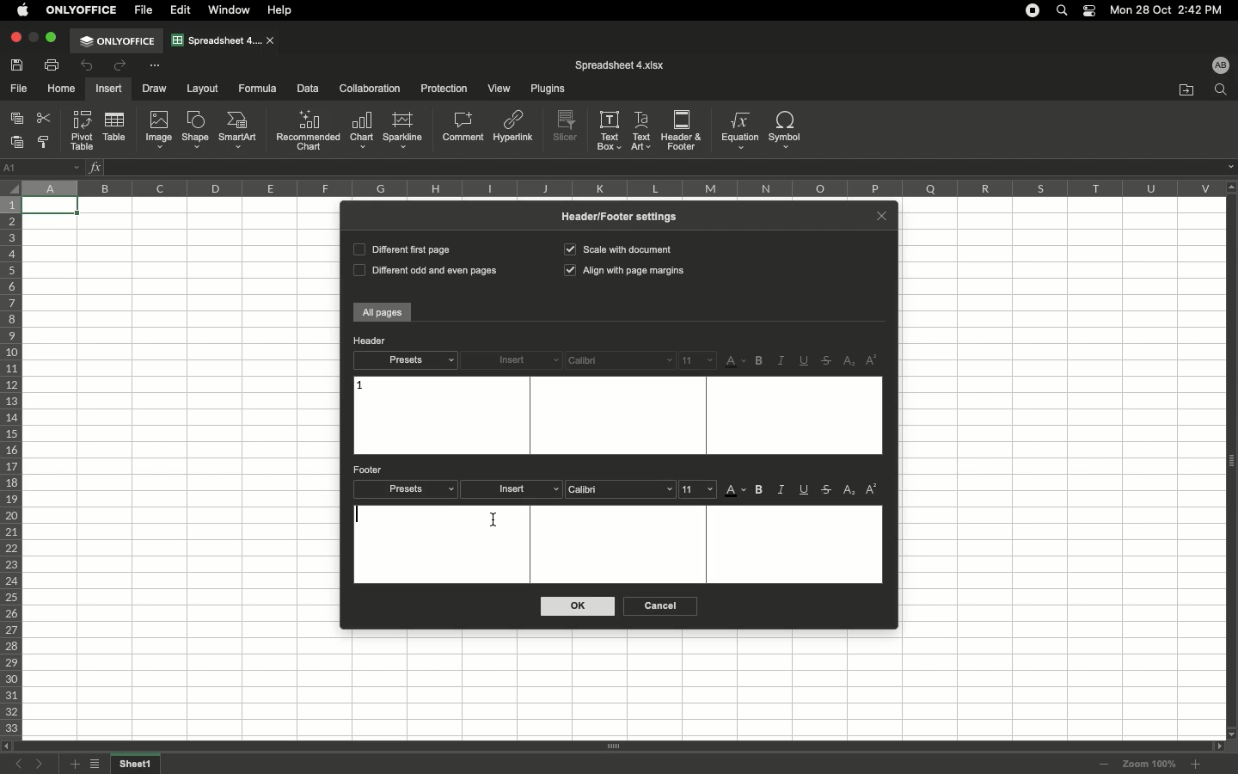 Image resolution: width=1238 pixels, height=774 pixels. What do you see at coordinates (658, 606) in the screenshot?
I see `Cancel` at bounding box center [658, 606].